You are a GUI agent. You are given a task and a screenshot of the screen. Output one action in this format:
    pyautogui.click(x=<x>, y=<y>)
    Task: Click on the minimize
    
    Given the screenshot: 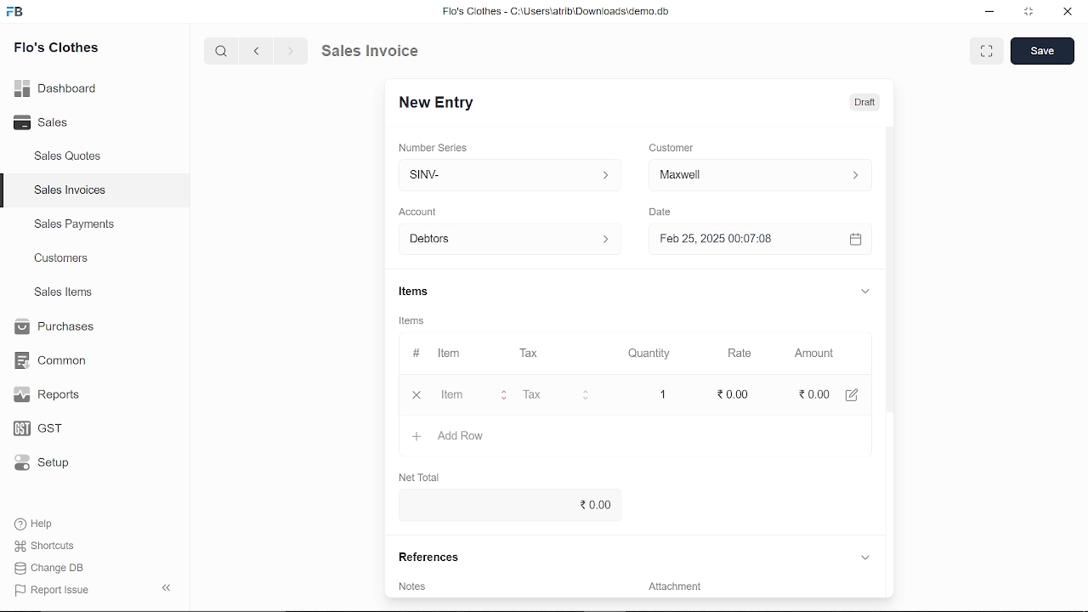 What is the action you would take?
    pyautogui.click(x=990, y=14)
    